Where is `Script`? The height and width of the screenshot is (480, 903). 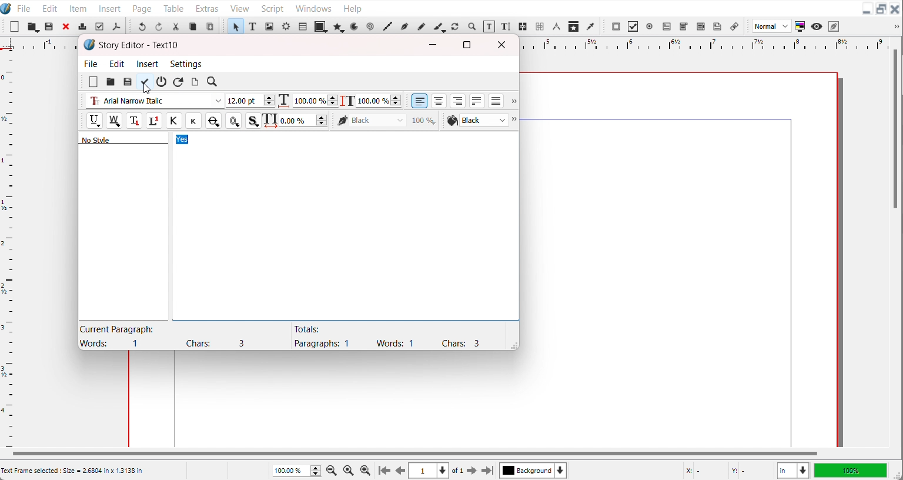 Script is located at coordinates (273, 8).